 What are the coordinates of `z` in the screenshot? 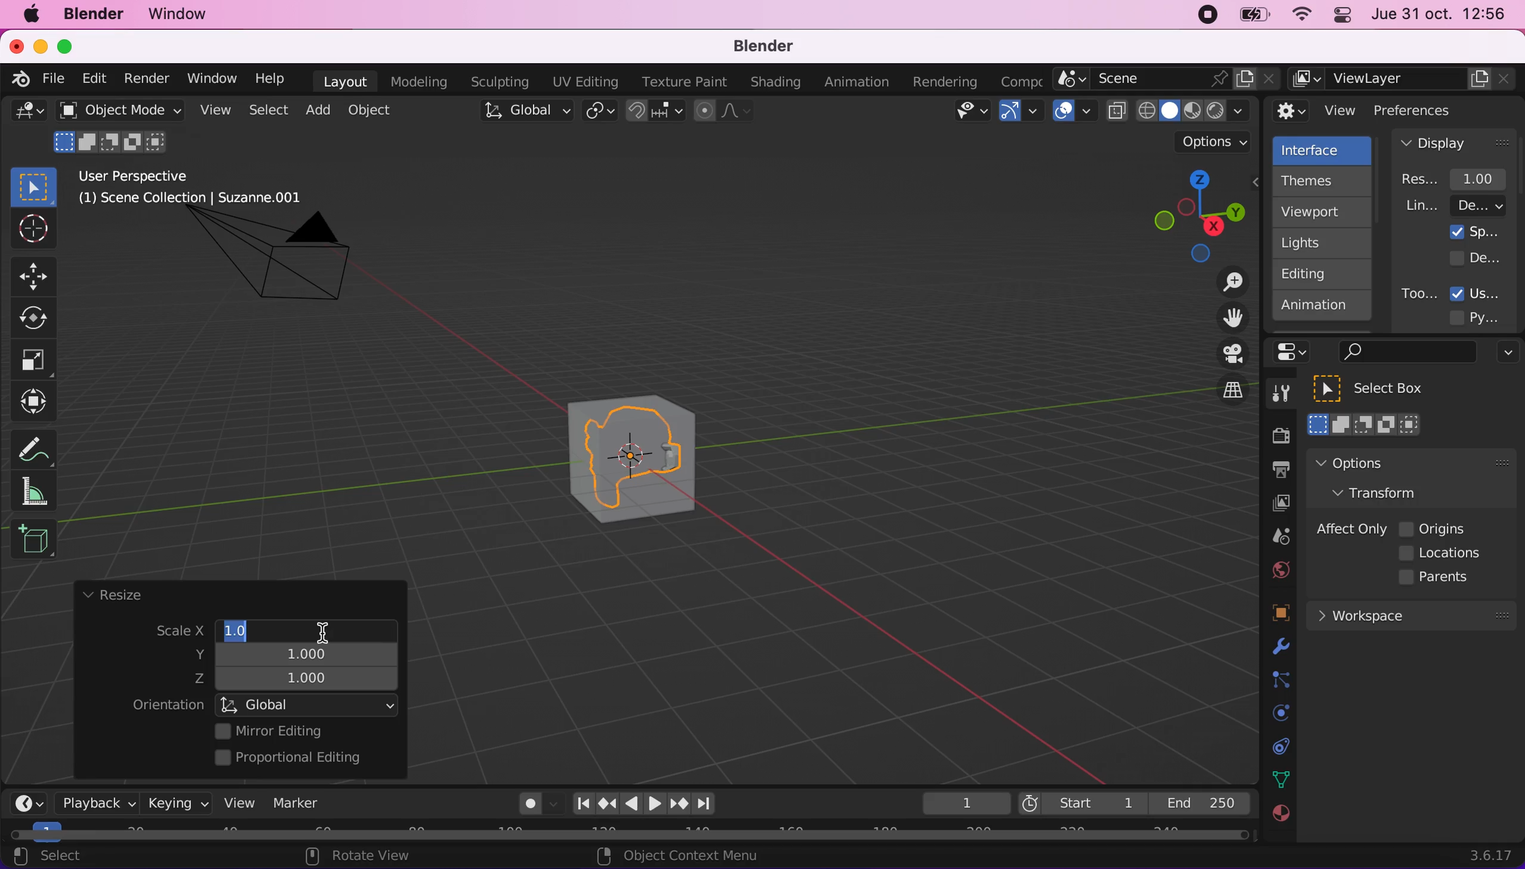 It's located at (300, 680).